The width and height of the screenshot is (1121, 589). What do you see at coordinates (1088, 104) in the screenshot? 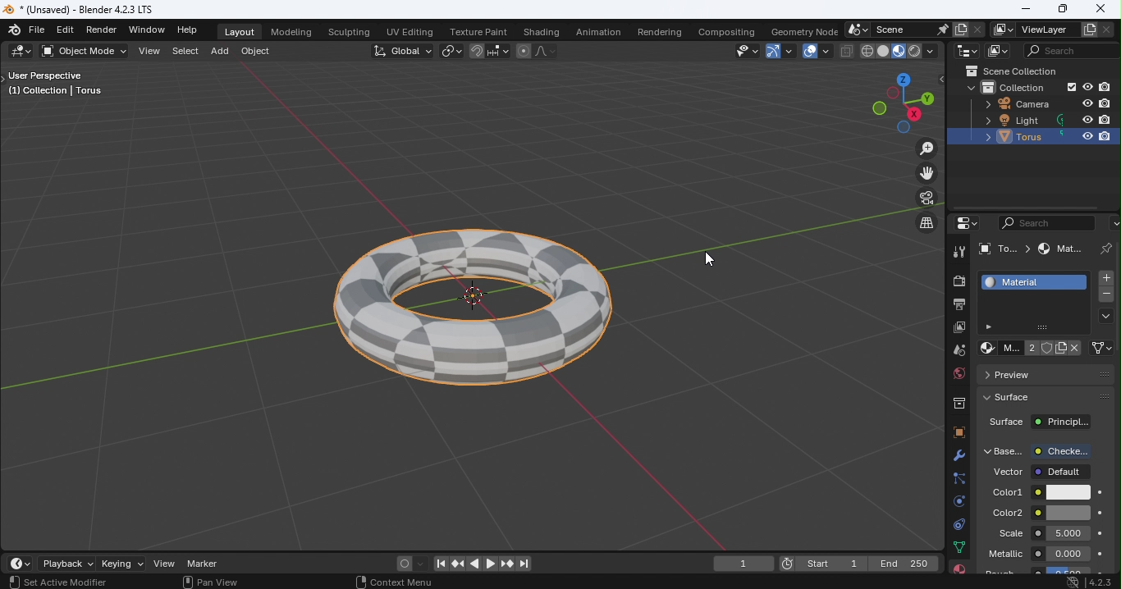
I see `Hide in viewpoint` at bounding box center [1088, 104].